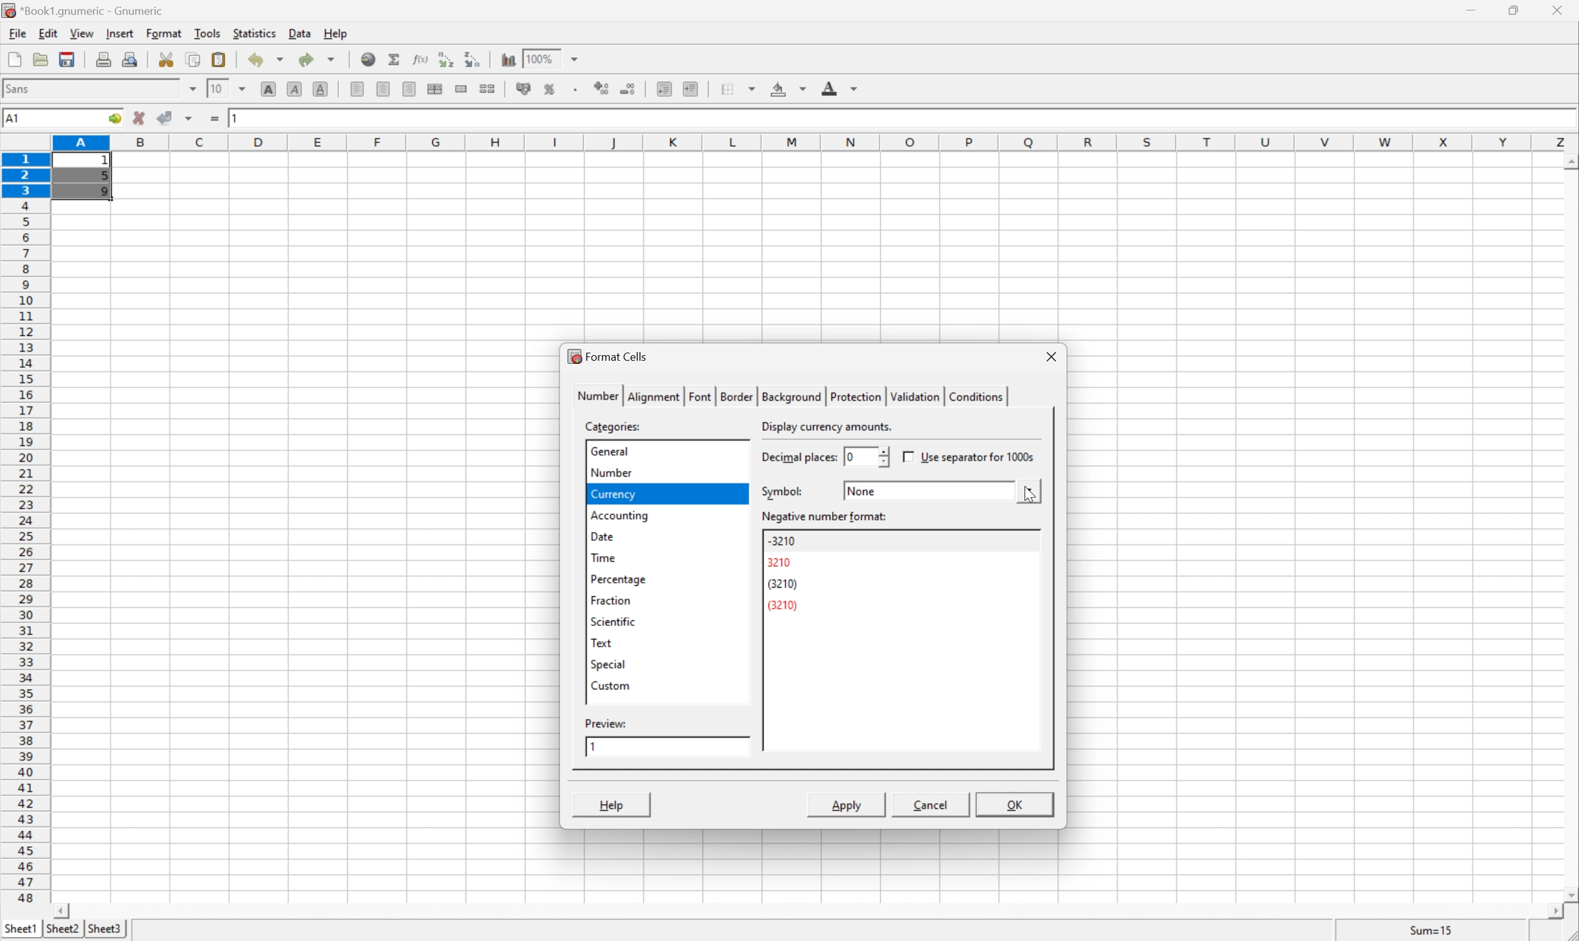 This screenshot has width=1579, height=941. I want to click on row numbers, so click(25, 528).